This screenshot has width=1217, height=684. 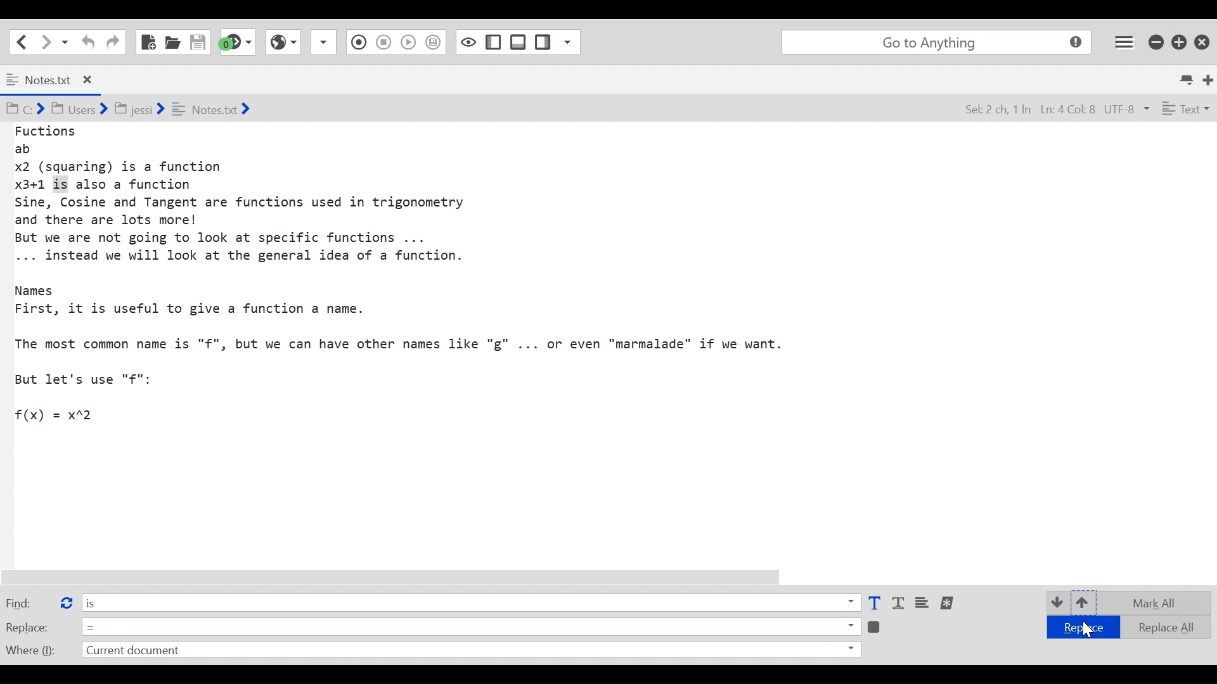 I want to click on Find, so click(x=27, y=602).